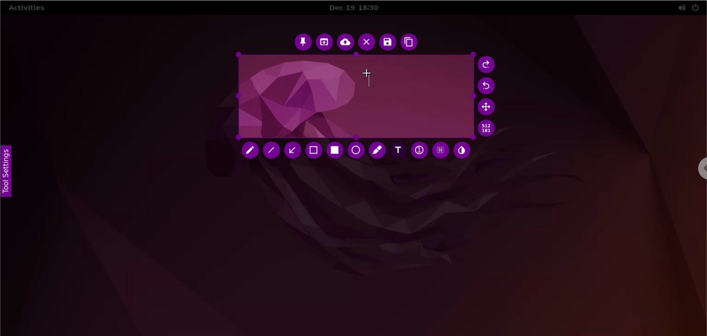 The width and height of the screenshot is (707, 336). What do you see at coordinates (356, 151) in the screenshot?
I see `circle tool` at bounding box center [356, 151].